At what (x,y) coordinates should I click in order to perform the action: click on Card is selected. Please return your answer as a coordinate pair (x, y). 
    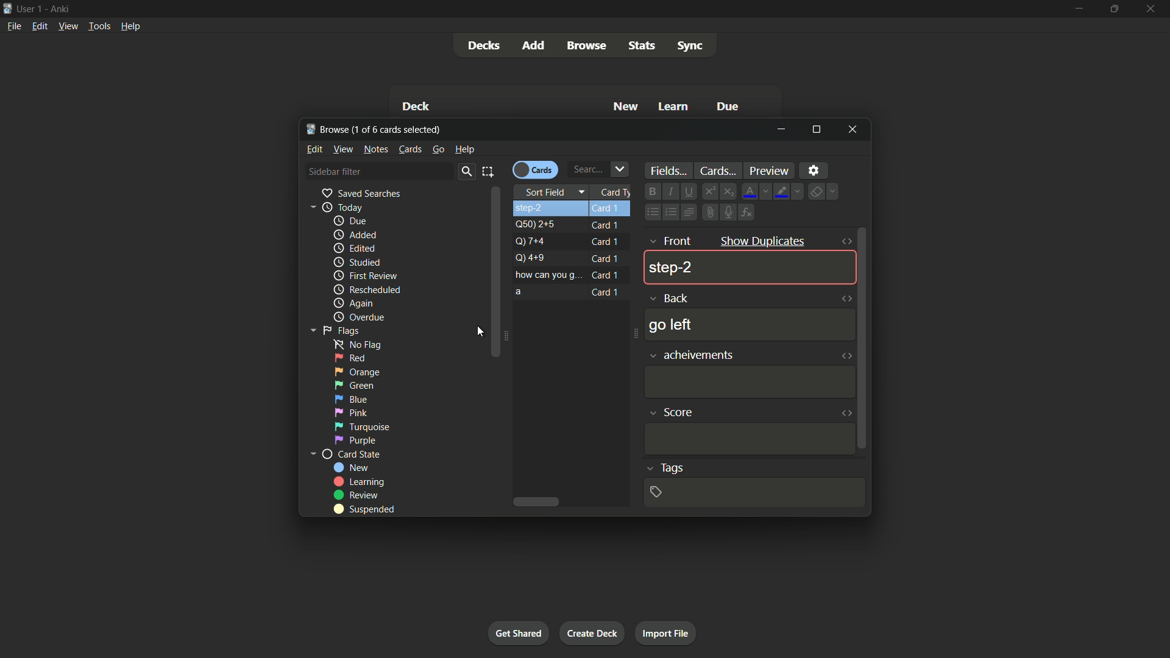
    Looking at the image, I should click on (573, 209).